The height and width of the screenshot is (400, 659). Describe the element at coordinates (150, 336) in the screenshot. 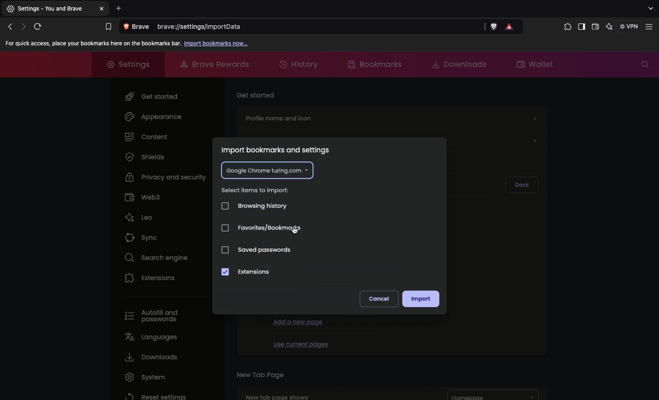

I see `Languages` at that location.